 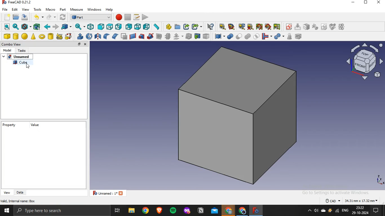 I want to click on value, so click(x=36, y=125).